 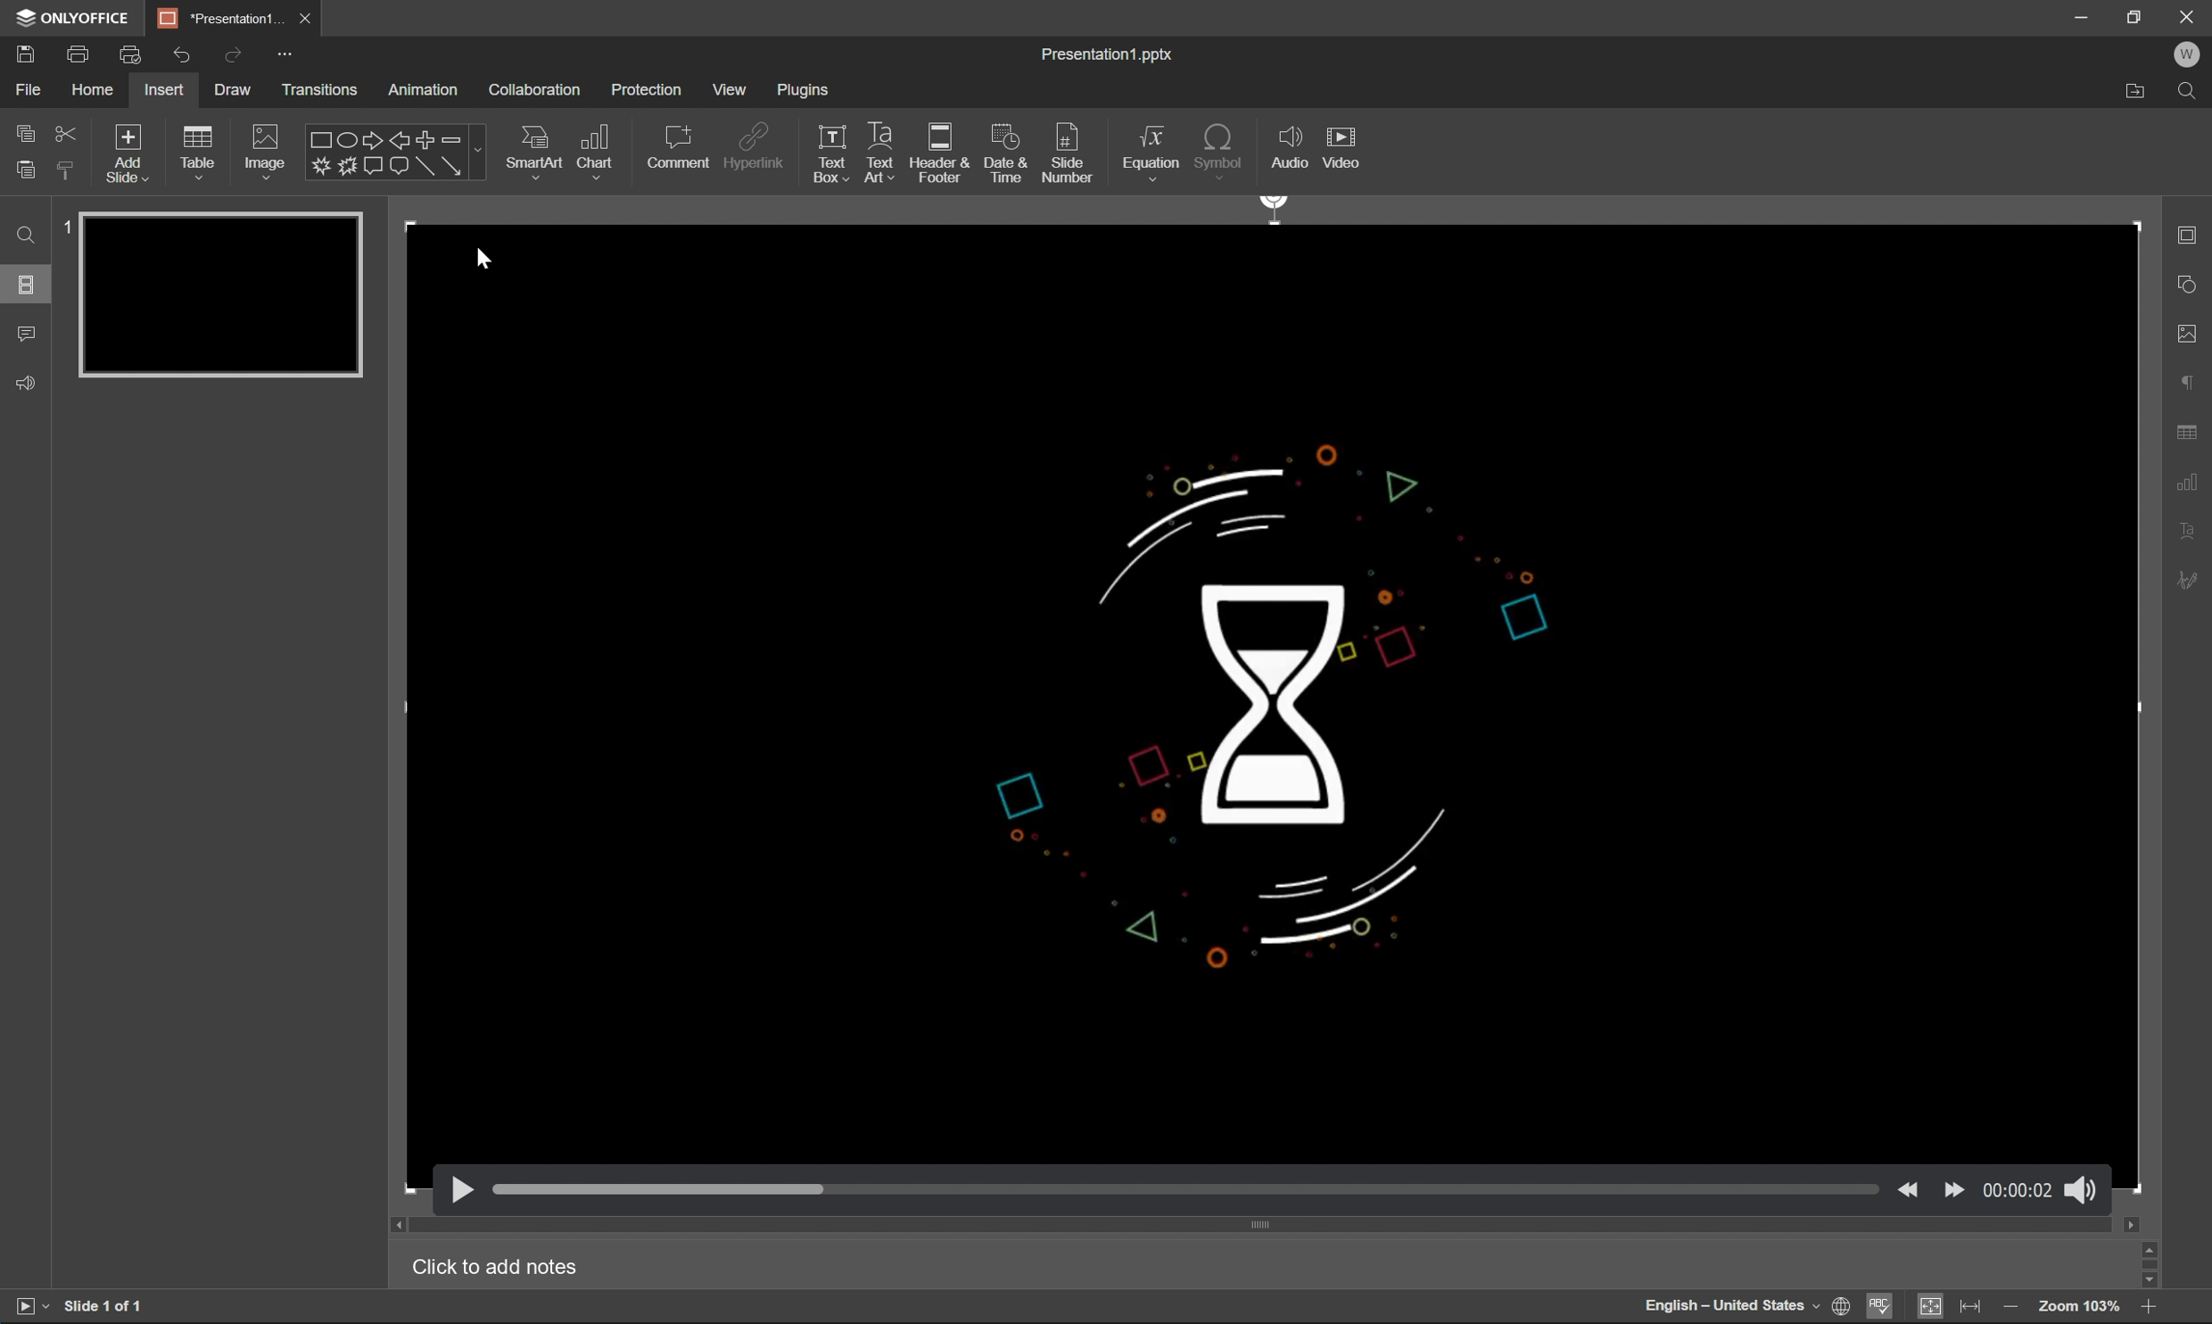 I want to click on Find, so click(x=28, y=240).